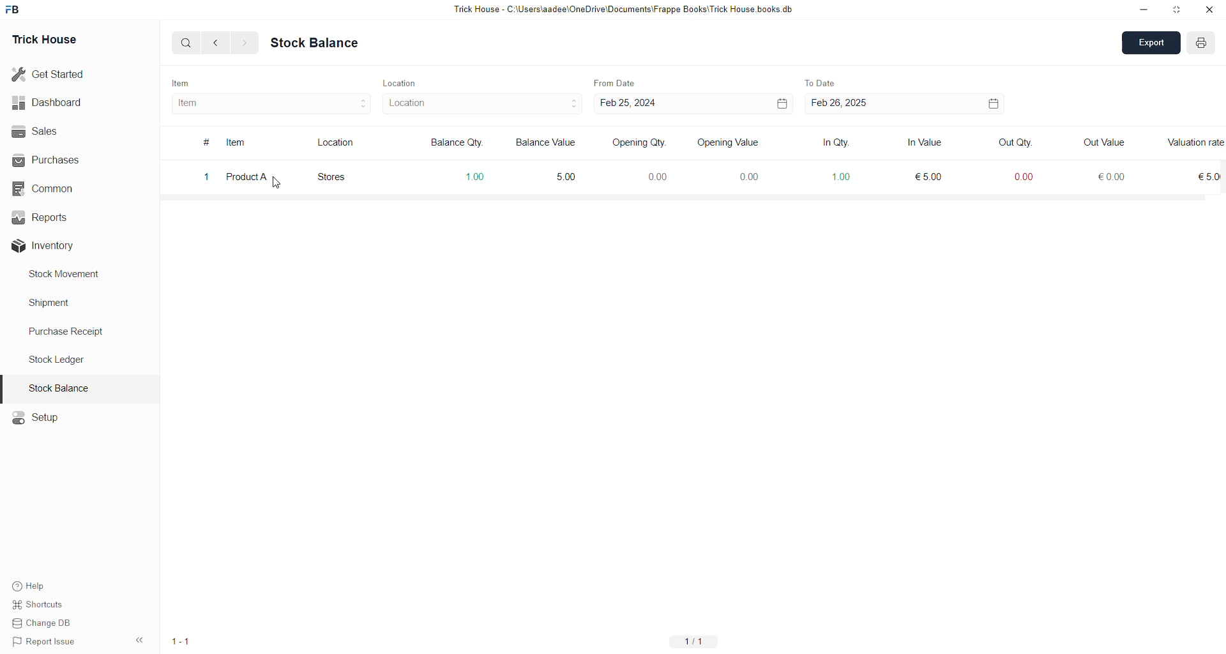  What do you see at coordinates (650, 177) in the screenshot?
I see `0.00` at bounding box center [650, 177].